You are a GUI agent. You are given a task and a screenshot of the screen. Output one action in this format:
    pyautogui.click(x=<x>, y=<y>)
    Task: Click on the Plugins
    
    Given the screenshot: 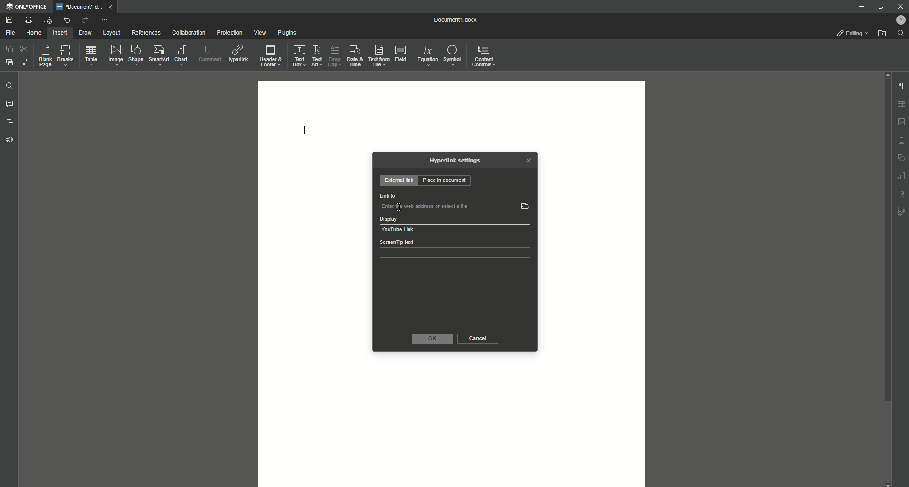 What is the action you would take?
    pyautogui.click(x=286, y=32)
    